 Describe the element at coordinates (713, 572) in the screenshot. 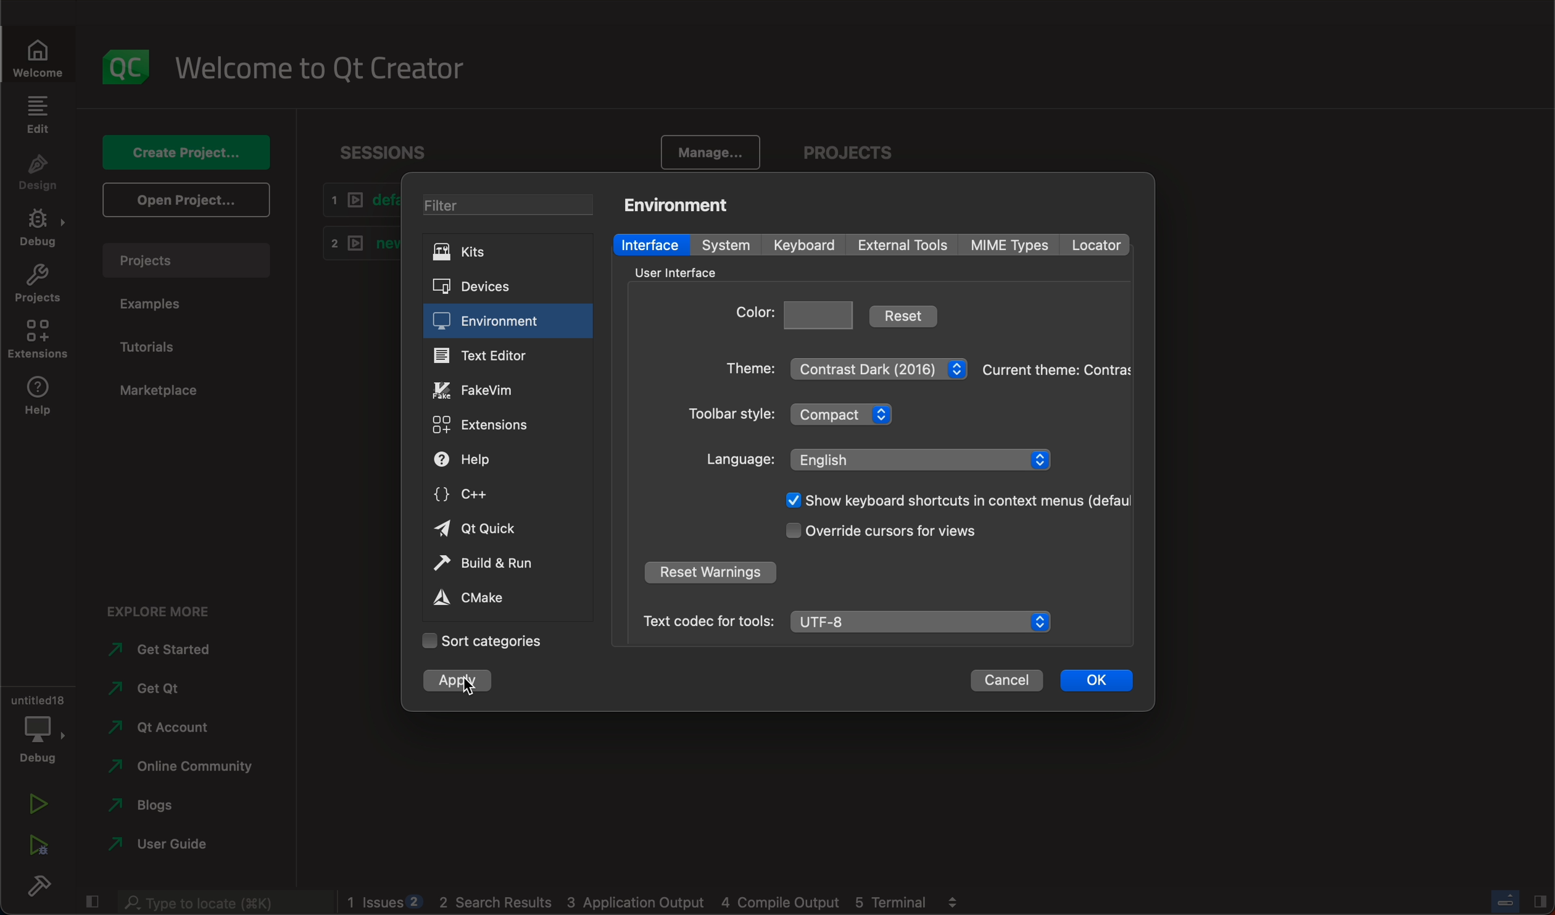

I see `reset warnings` at that location.